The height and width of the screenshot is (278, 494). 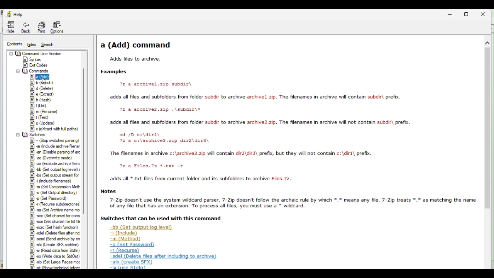 I want to click on -an, so click(x=57, y=152).